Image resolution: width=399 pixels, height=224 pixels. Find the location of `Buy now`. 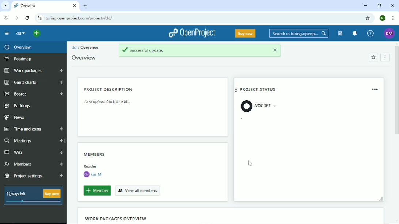

Buy now is located at coordinates (246, 34).